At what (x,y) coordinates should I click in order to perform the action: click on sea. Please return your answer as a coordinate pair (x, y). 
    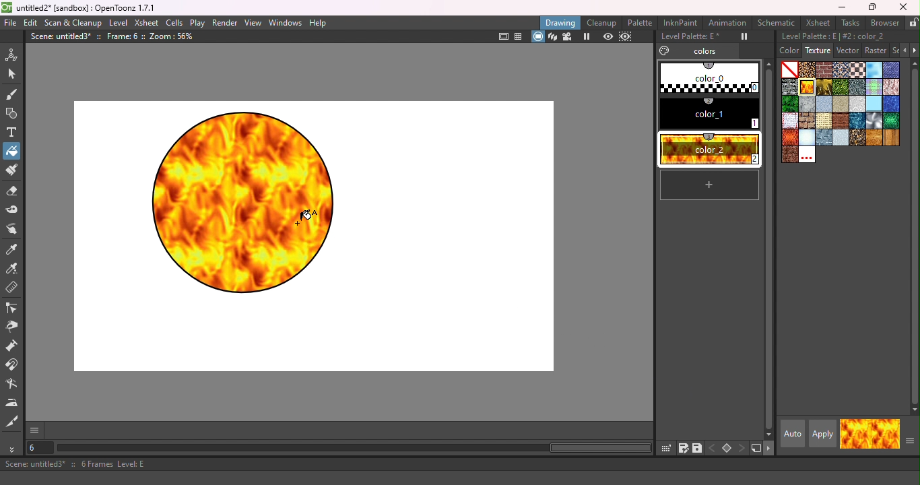
    Looking at the image, I should click on (857, 121).